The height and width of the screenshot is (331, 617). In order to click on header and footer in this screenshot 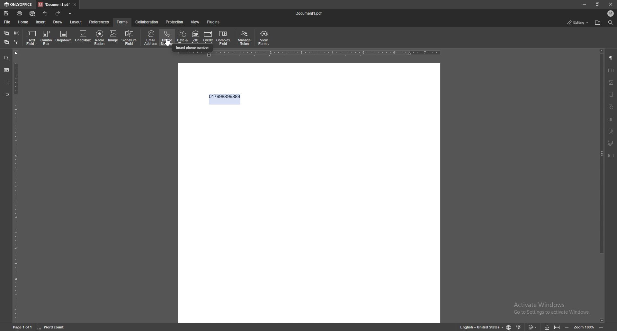, I will do `click(611, 95)`.